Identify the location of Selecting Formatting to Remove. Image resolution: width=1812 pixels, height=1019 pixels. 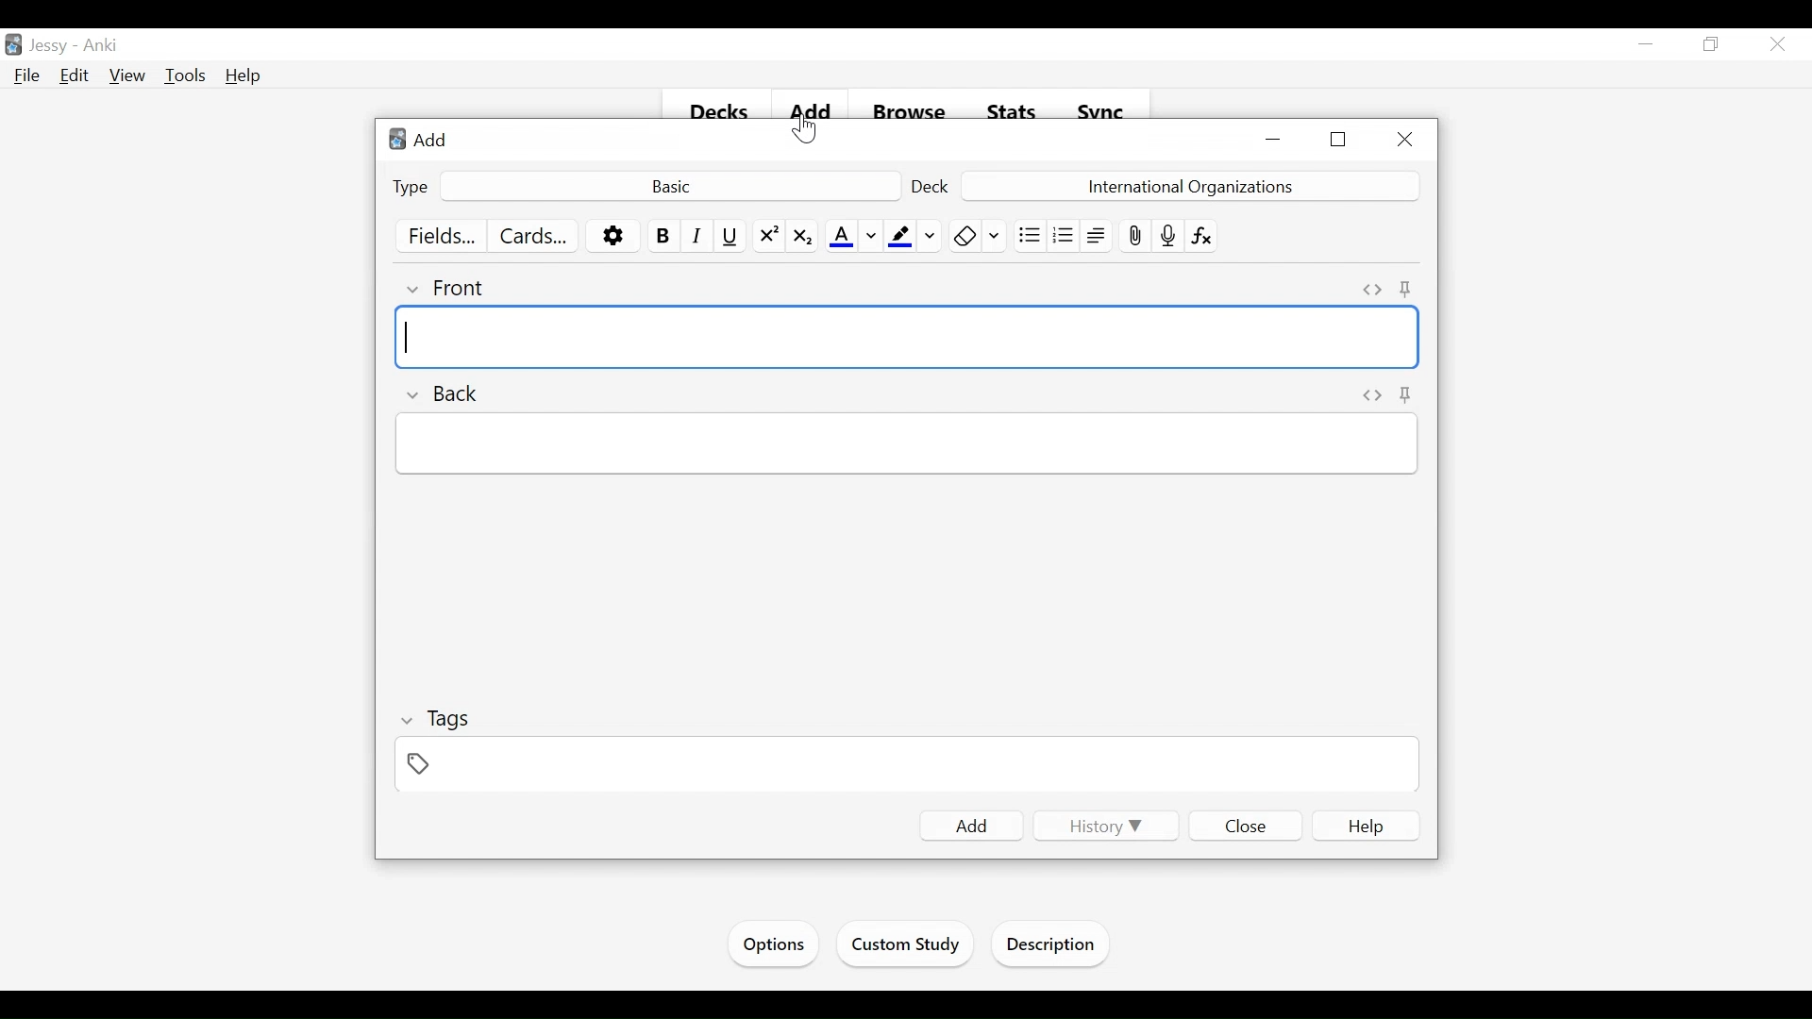
(994, 235).